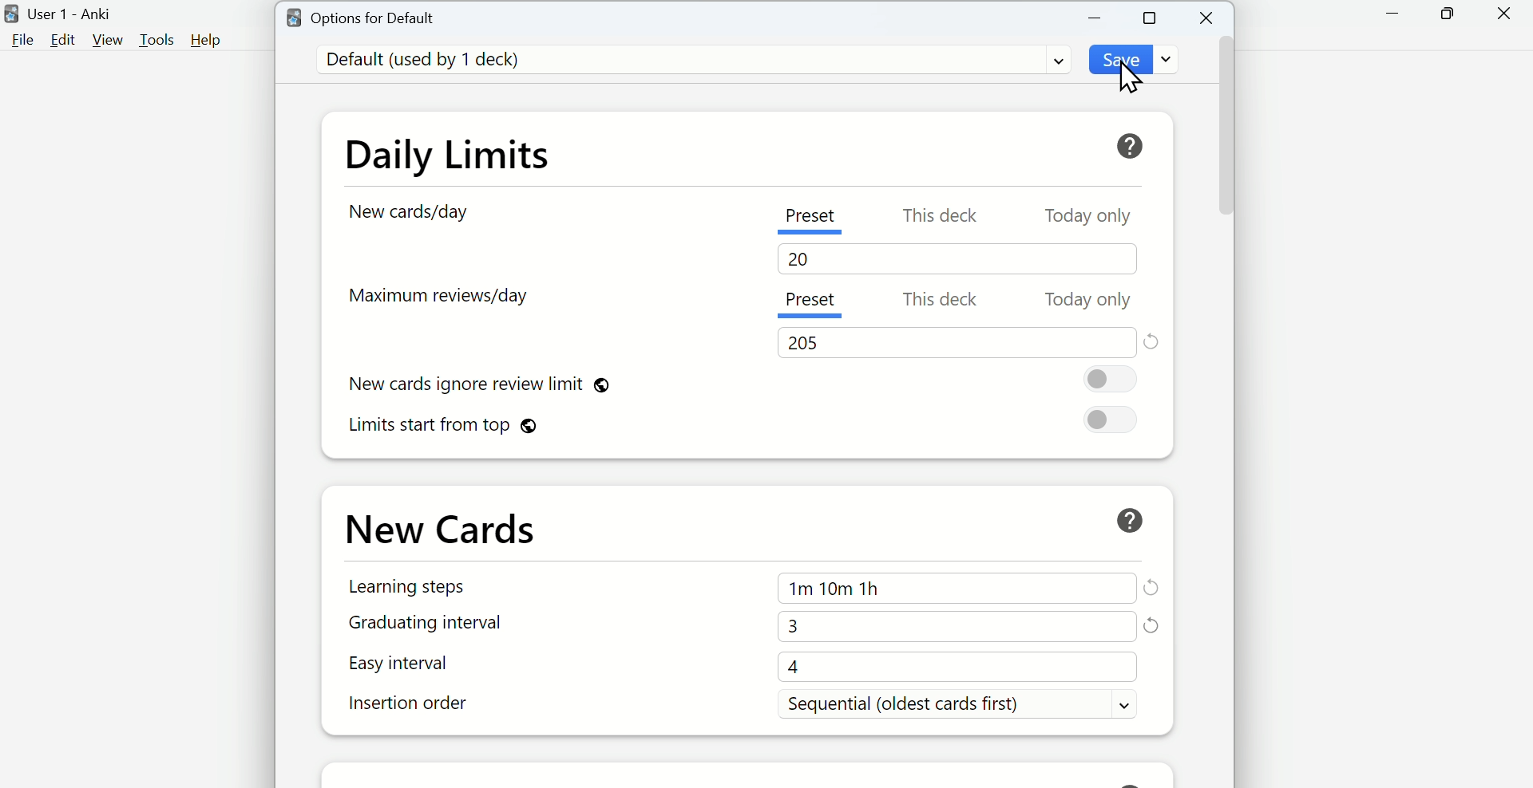 The height and width of the screenshot is (788, 1533). Describe the element at coordinates (204, 40) in the screenshot. I see `Help` at that location.